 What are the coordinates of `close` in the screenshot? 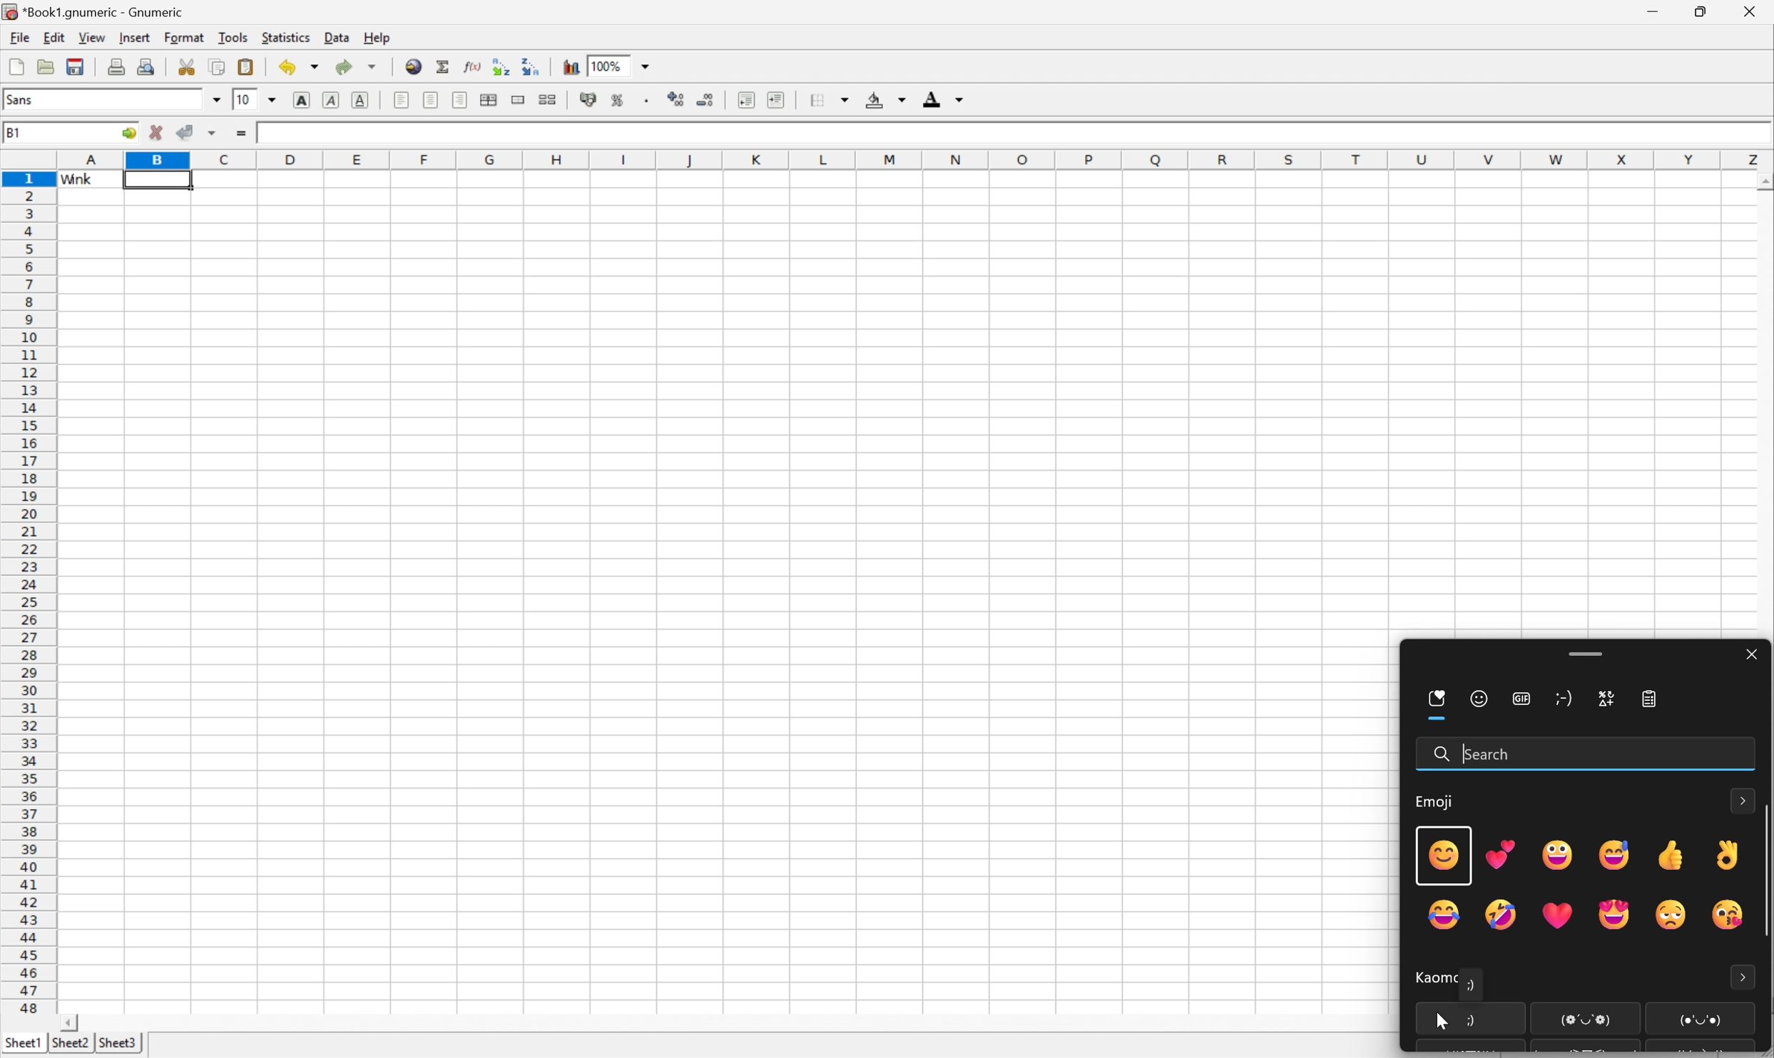 It's located at (1750, 14).